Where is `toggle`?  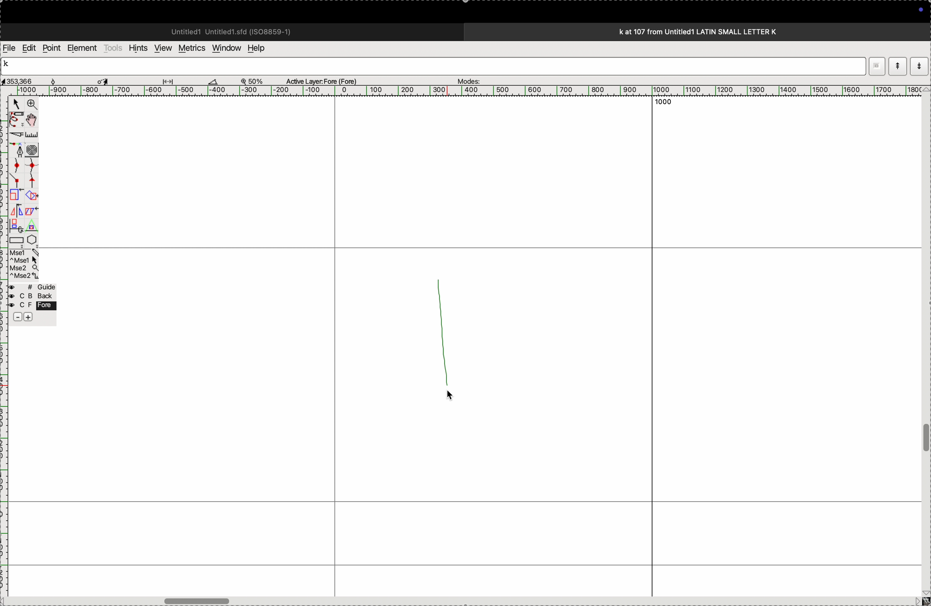
toggle is located at coordinates (925, 438).